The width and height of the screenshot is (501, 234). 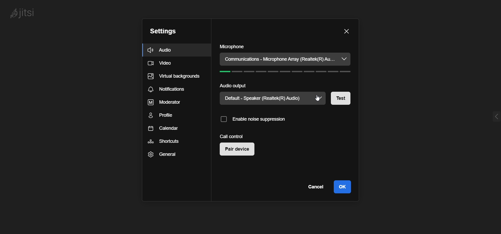 What do you see at coordinates (344, 59) in the screenshot?
I see `microphone dropdown` at bounding box center [344, 59].